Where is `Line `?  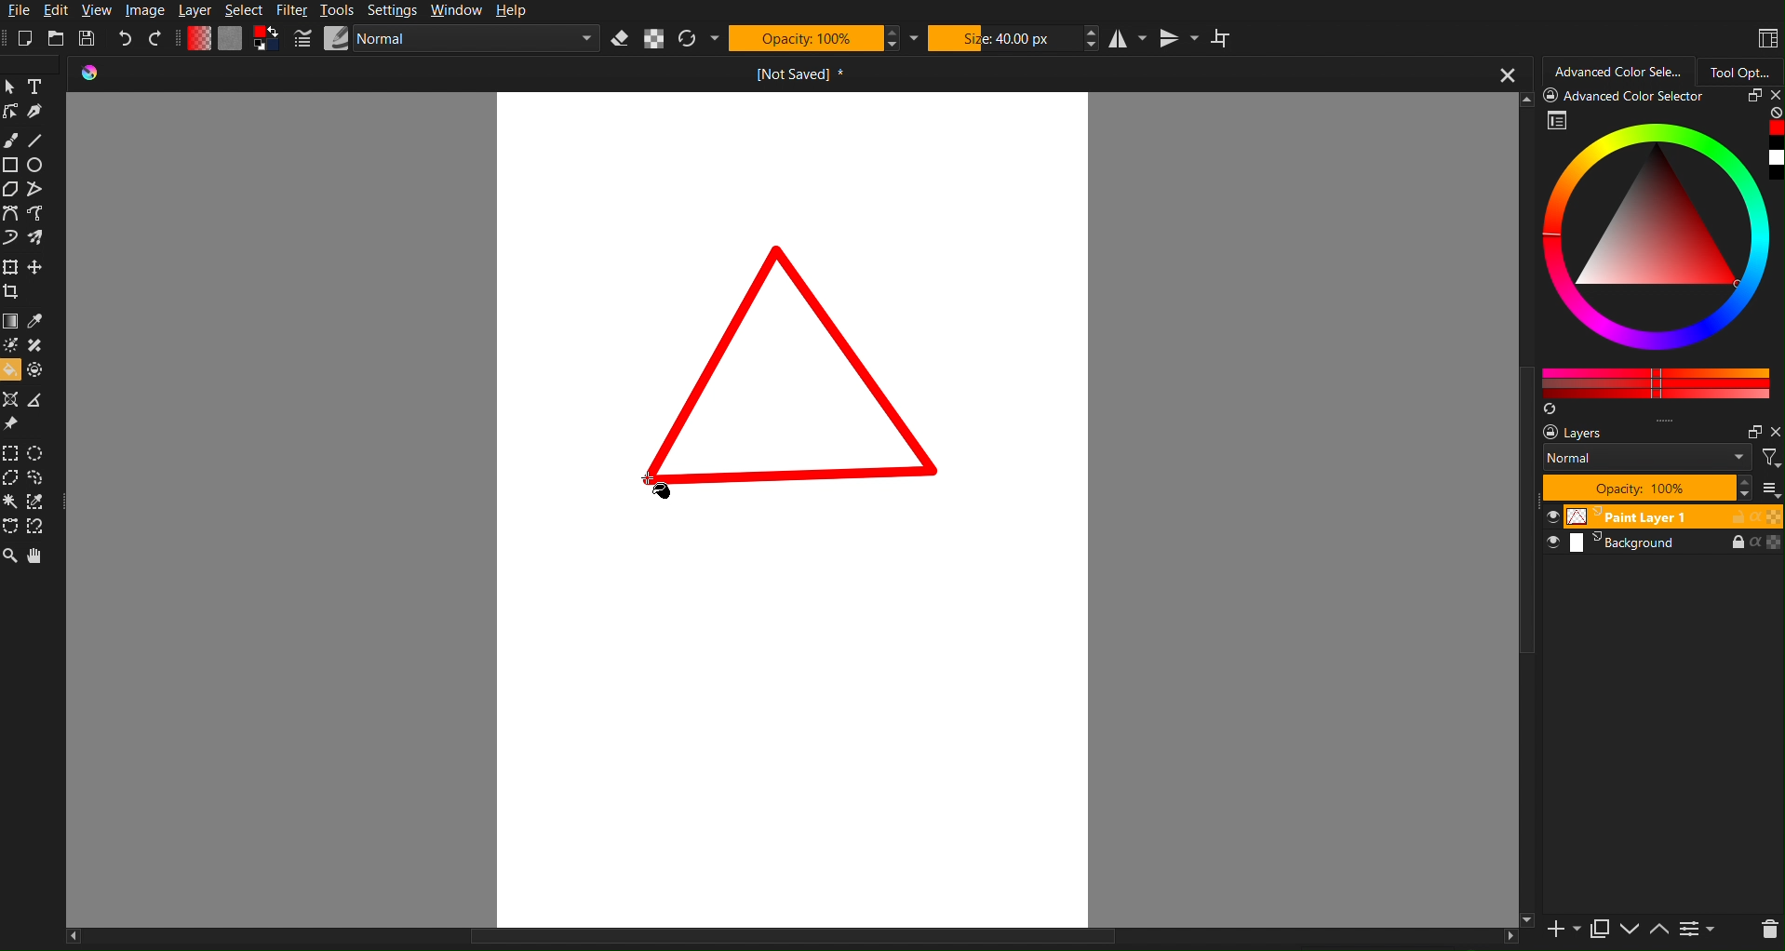 Line  is located at coordinates (36, 140).